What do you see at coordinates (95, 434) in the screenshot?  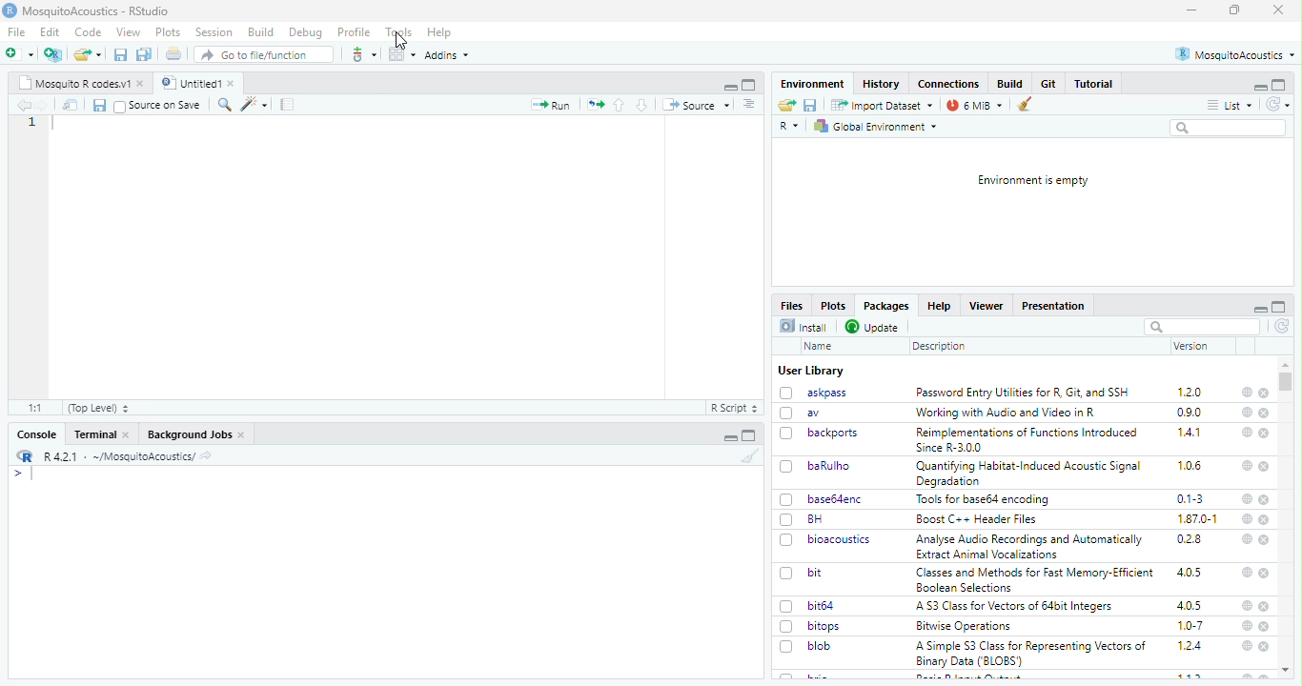 I see `Terminal` at bounding box center [95, 434].